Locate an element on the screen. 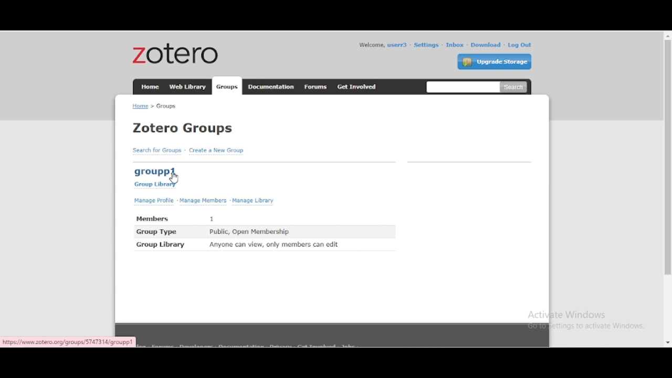 The width and height of the screenshot is (672, 378). profile is located at coordinates (398, 45).